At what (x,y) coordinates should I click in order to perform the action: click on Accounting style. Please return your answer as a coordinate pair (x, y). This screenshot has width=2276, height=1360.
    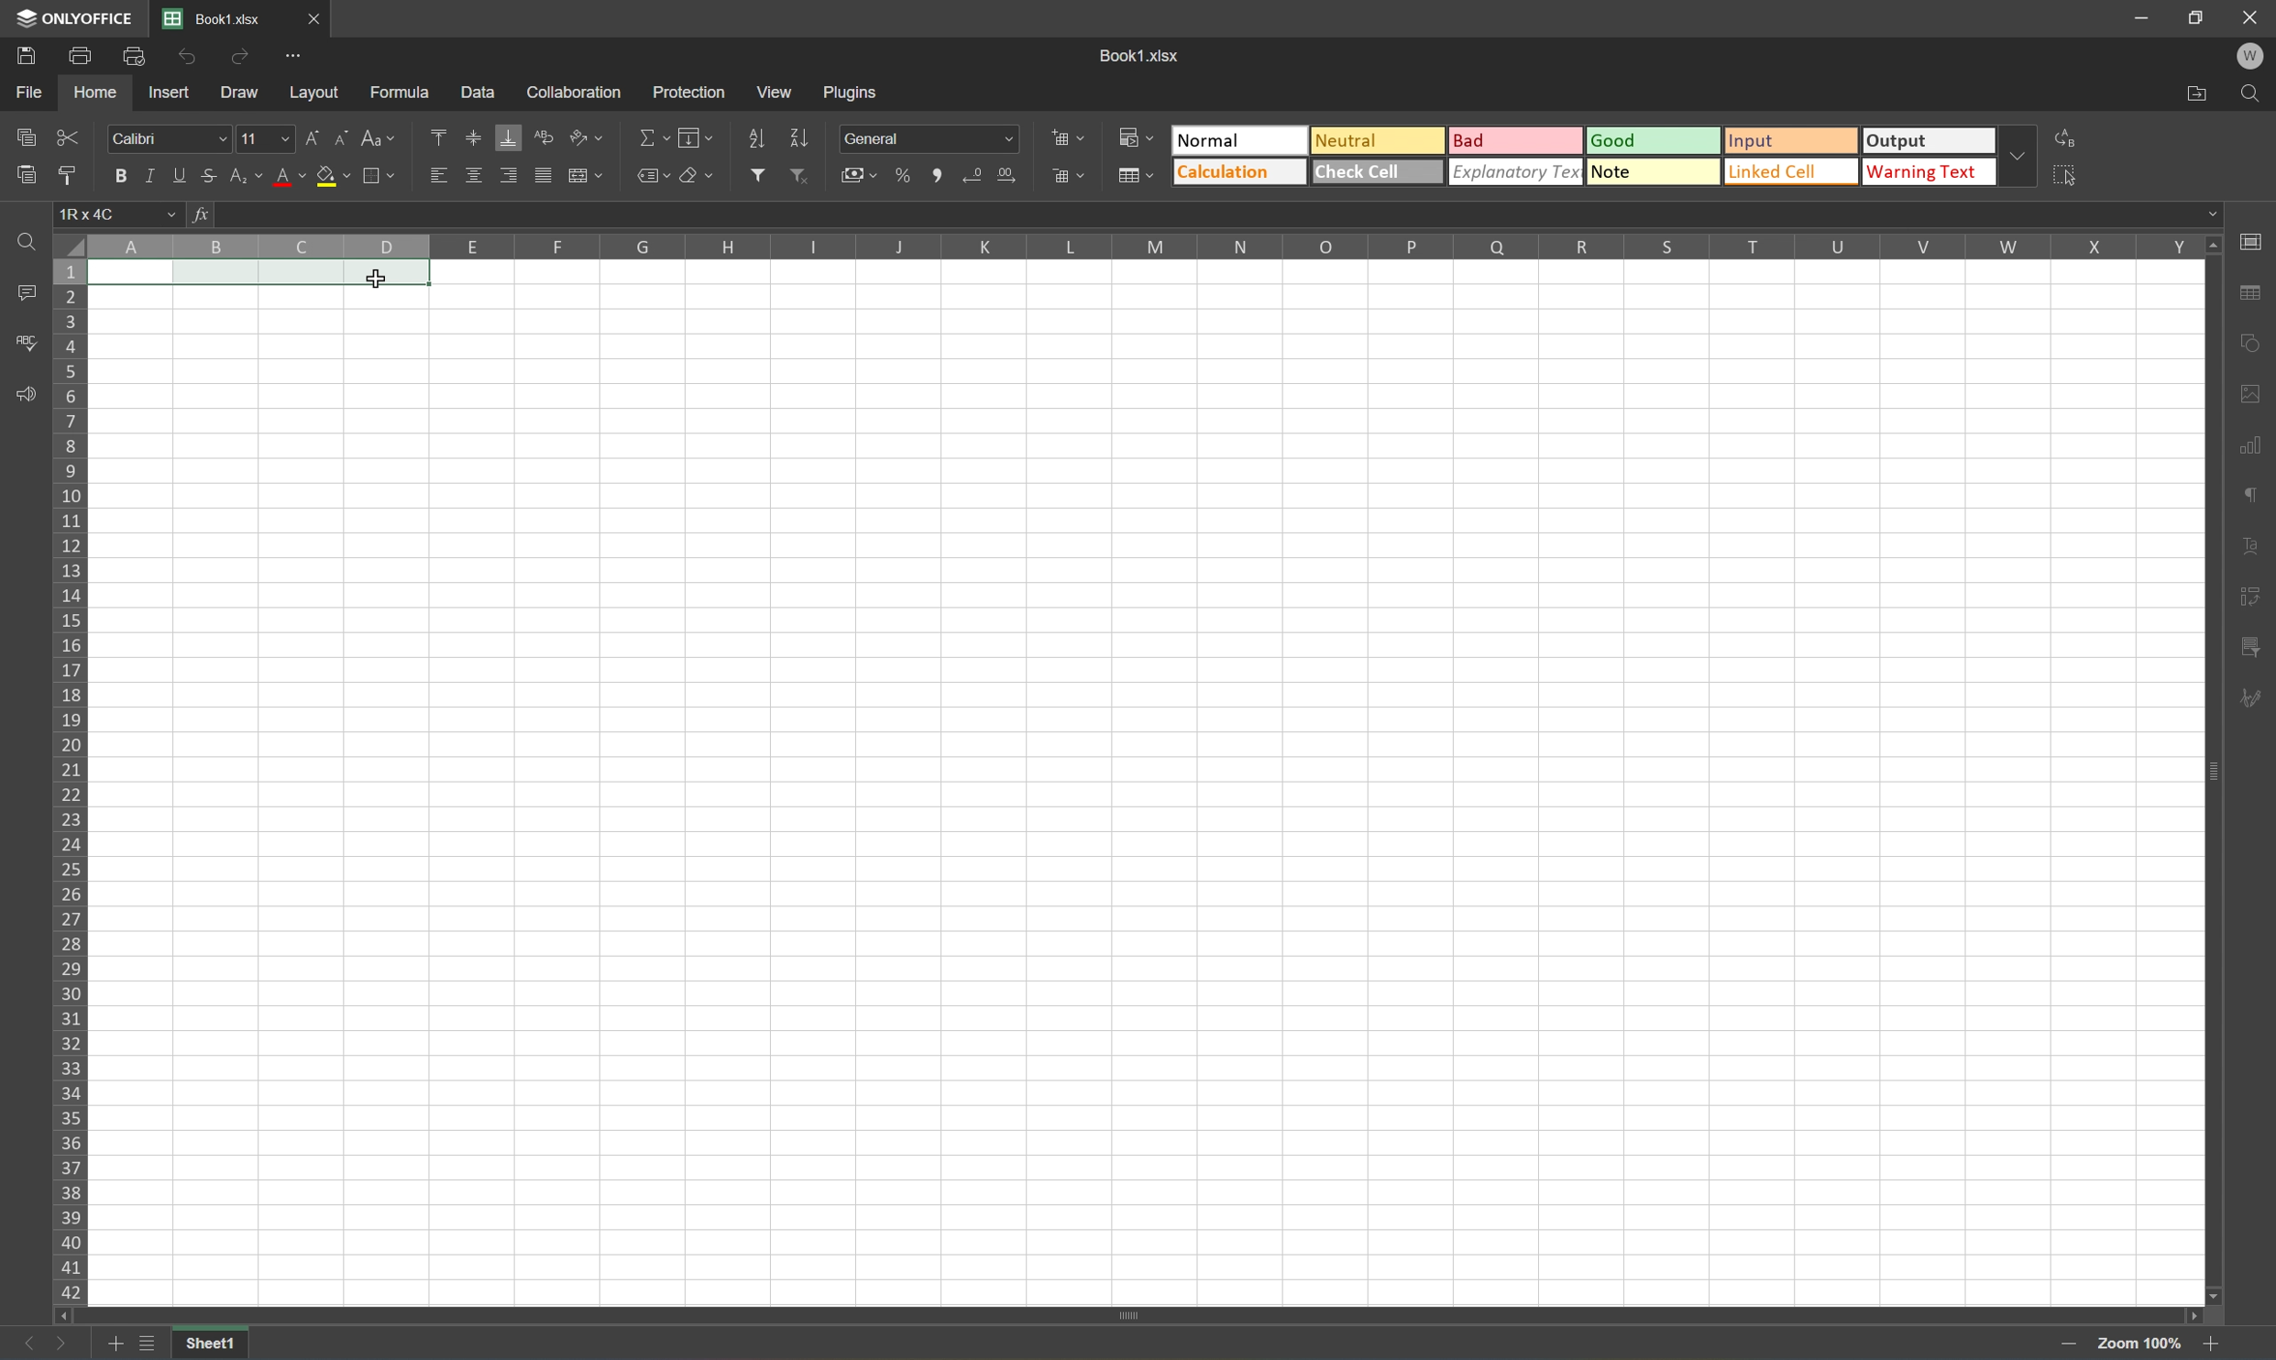
    Looking at the image, I should click on (863, 174).